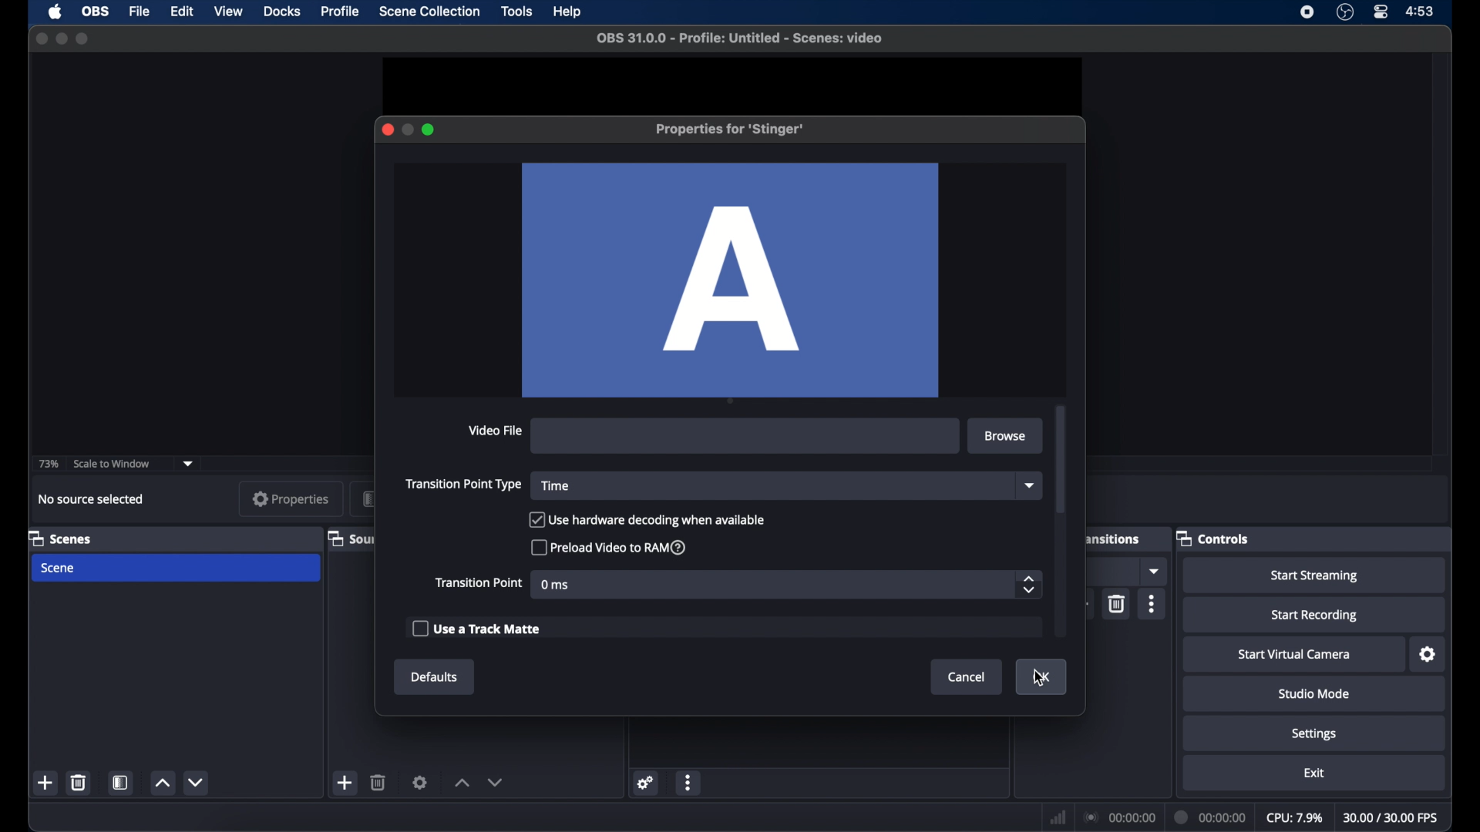 The width and height of the screenshot is (1480, 832). What do you see at coordinates (1056, 816) in the screenshot?
I see `network` at bounding box center [1056, 816].